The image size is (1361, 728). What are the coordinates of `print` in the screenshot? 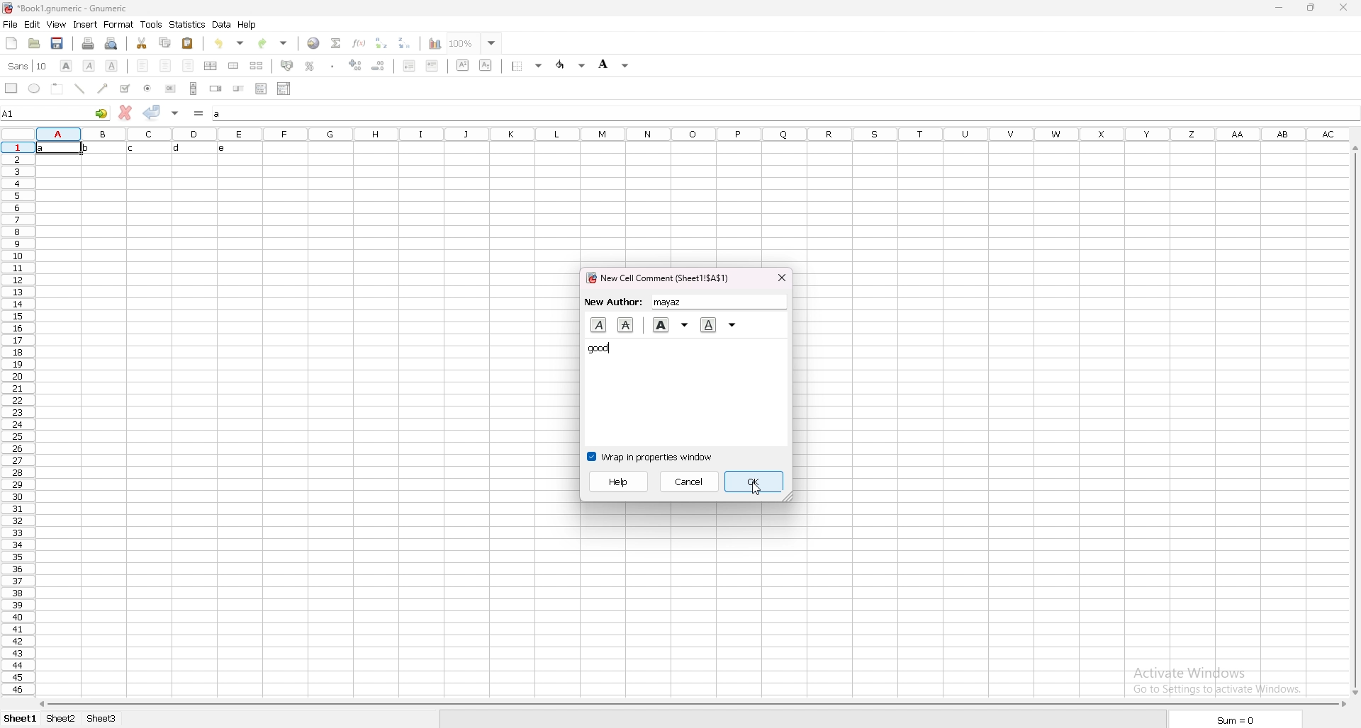 It's located at (88, 43).